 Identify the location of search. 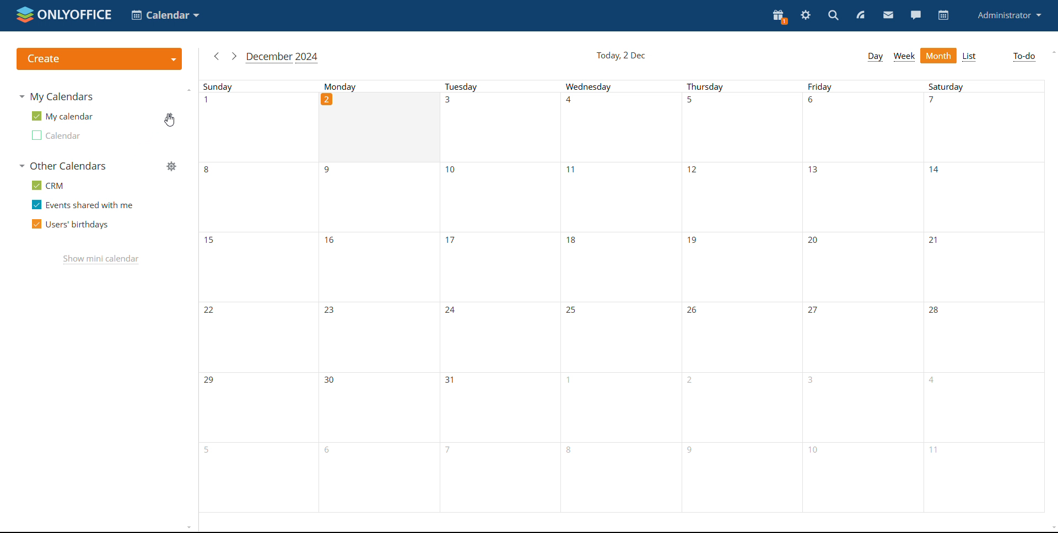
(833, 17).